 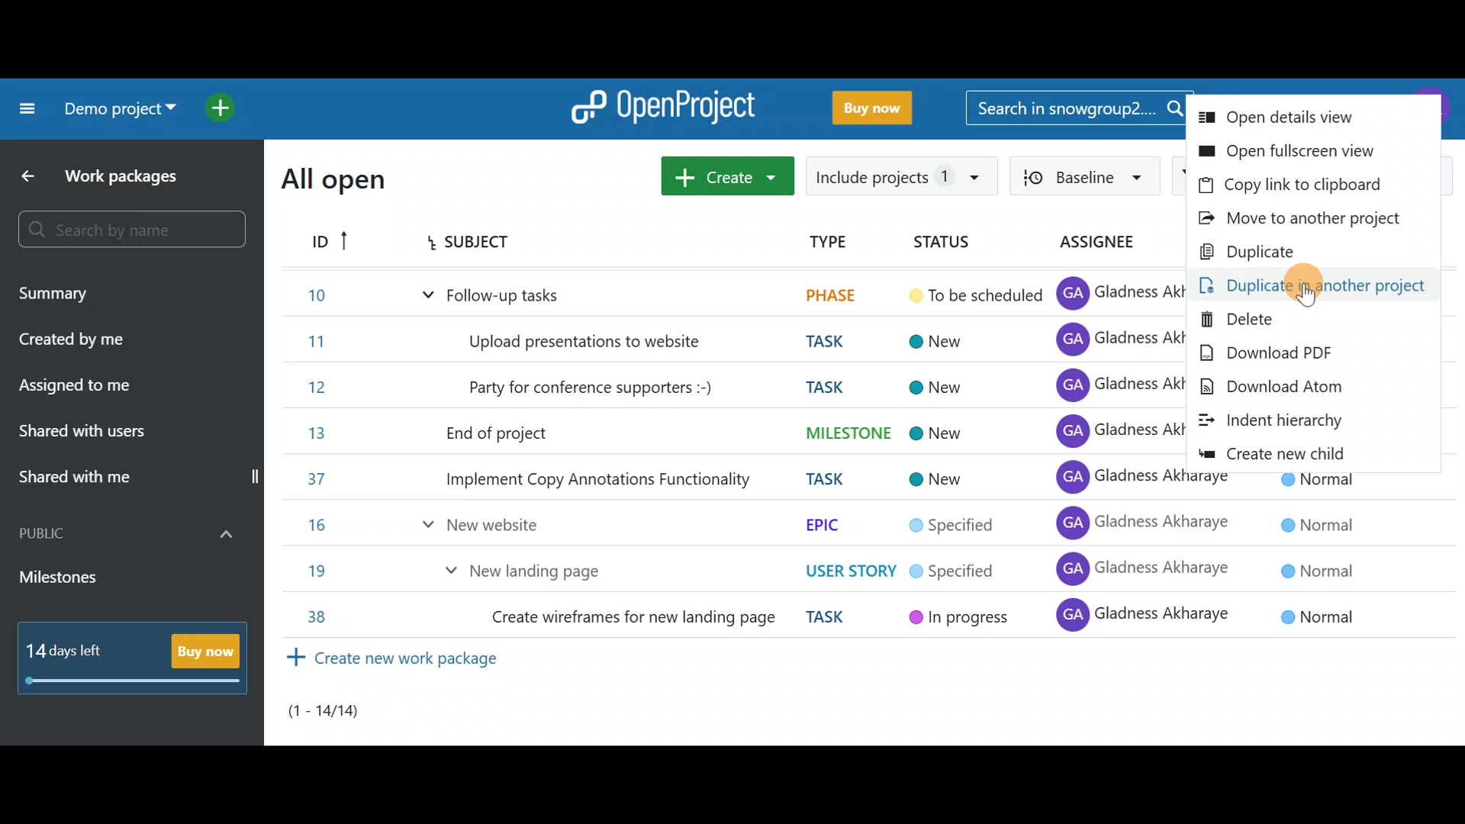 What do you see at coordinates (102, 339) in the screenshot?
I see `Created by me` at bounding box center [102, 339].